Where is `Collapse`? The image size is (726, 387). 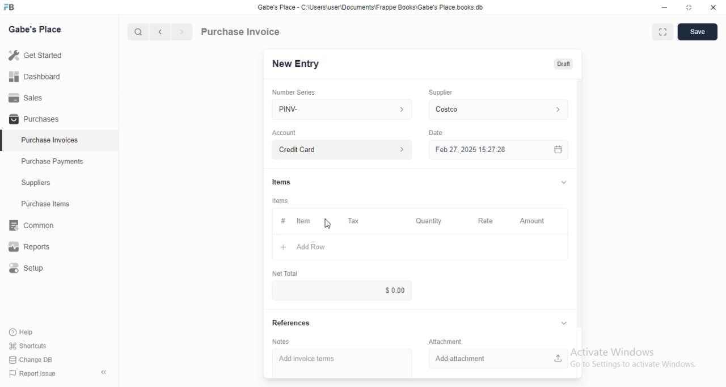
Collapse is located at coordinates (564, 182).